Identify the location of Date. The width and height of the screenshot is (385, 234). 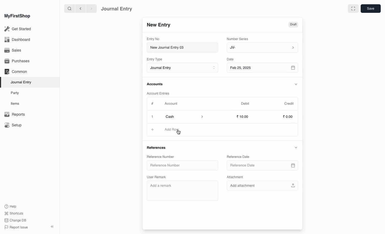
(230, 59).